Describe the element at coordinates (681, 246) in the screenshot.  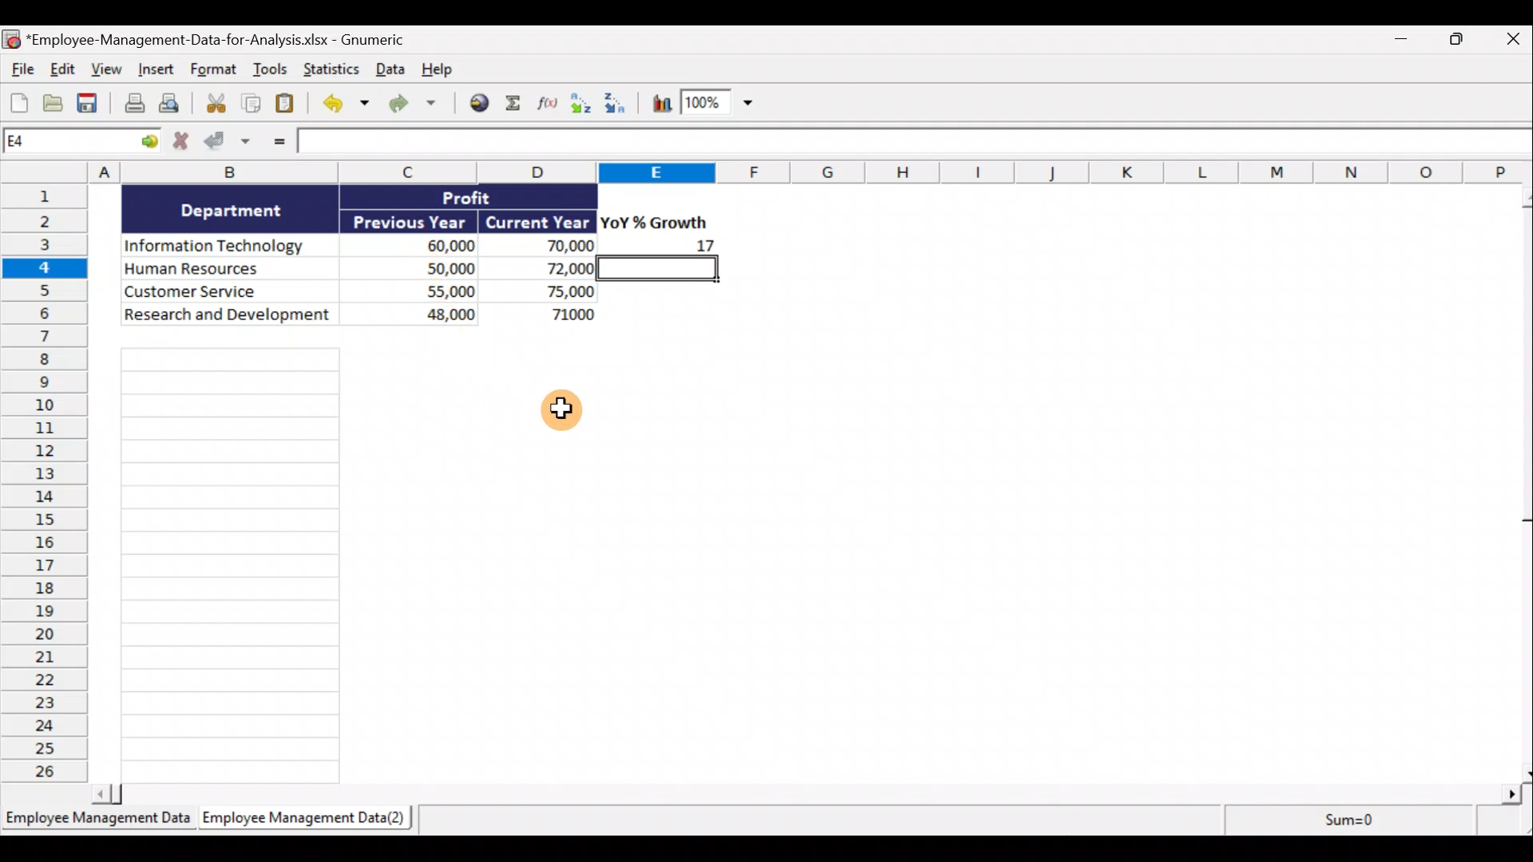
I see `17` at that location.